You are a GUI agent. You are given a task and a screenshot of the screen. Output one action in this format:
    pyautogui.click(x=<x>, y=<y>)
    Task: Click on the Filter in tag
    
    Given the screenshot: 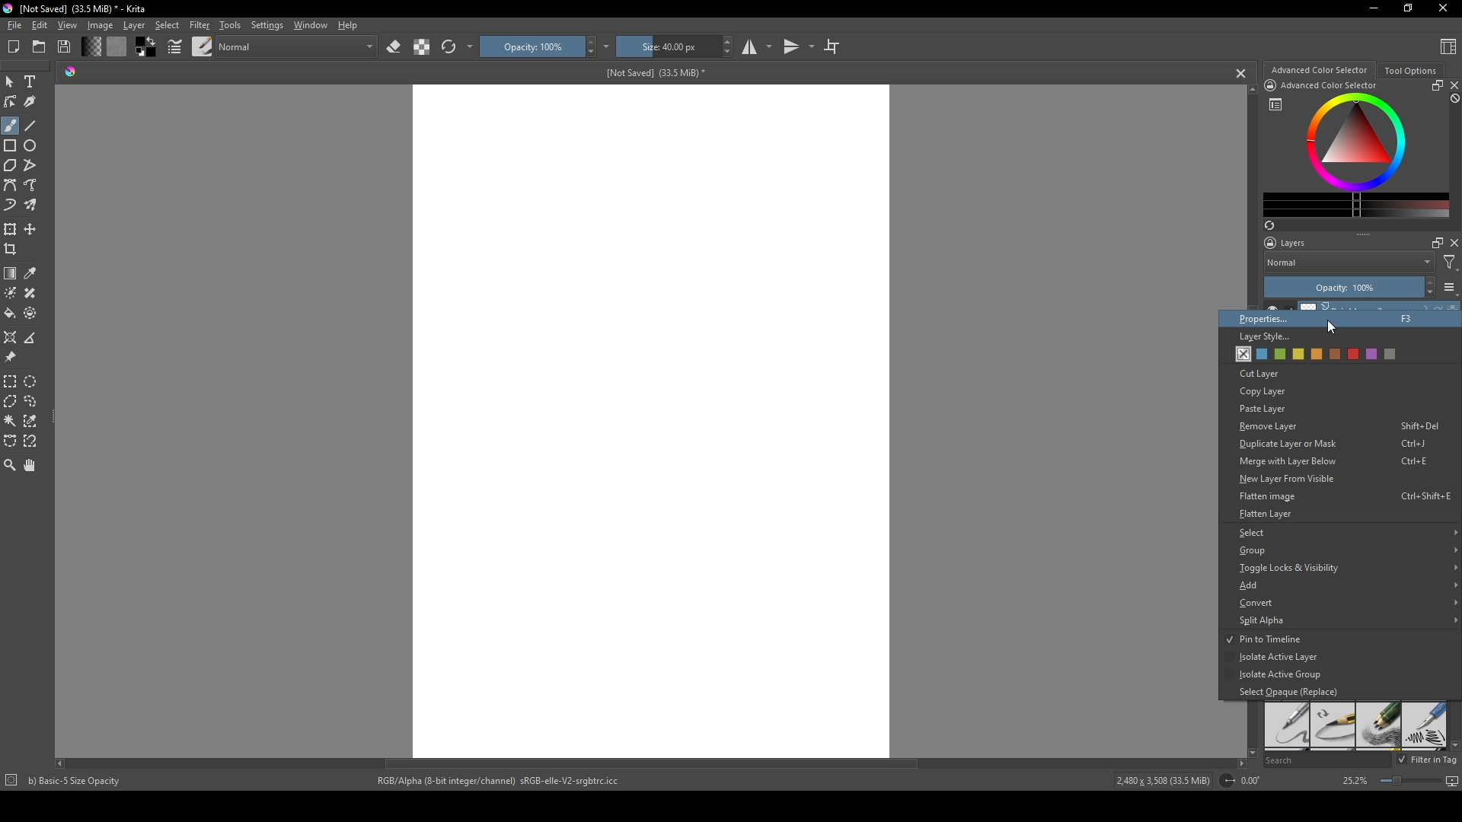 What is the action you would take?
    pyautogui.click(x=1428, y=760)
    